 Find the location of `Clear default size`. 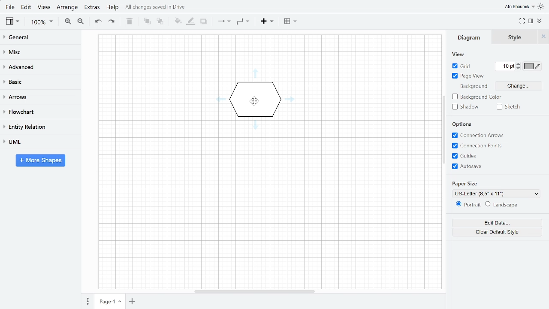

Clear default size is located at coordinates (497, 233).